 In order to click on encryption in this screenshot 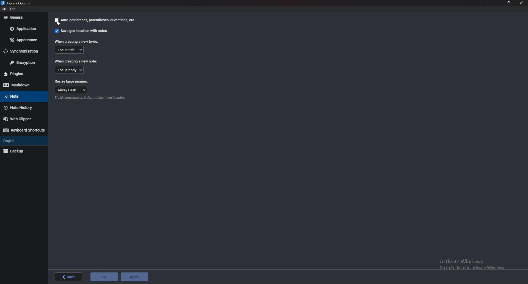, I will do `click(24, 63)`.